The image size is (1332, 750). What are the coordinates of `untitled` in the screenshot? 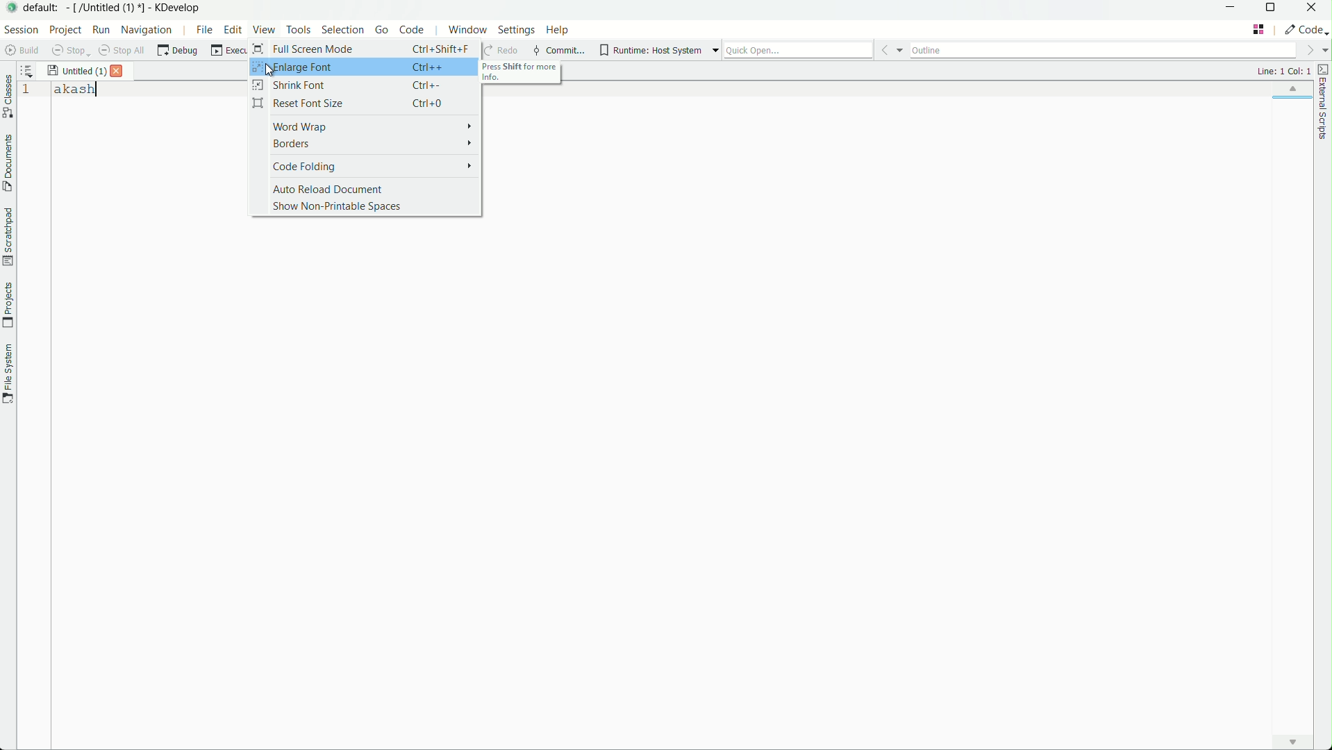 It's located at (77, 71).